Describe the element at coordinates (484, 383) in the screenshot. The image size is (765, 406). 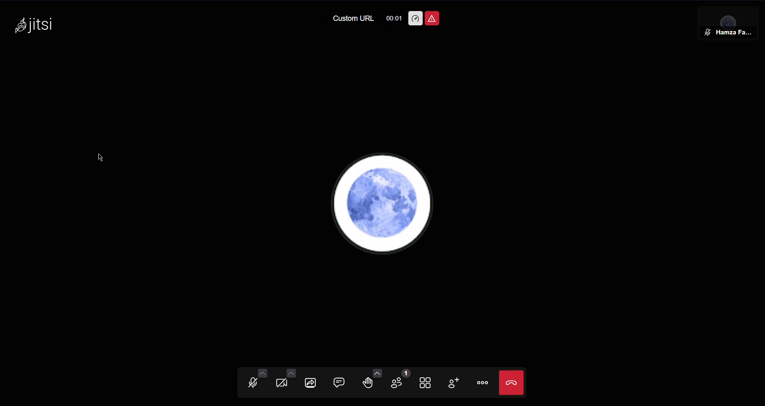
I see `More` at that location.